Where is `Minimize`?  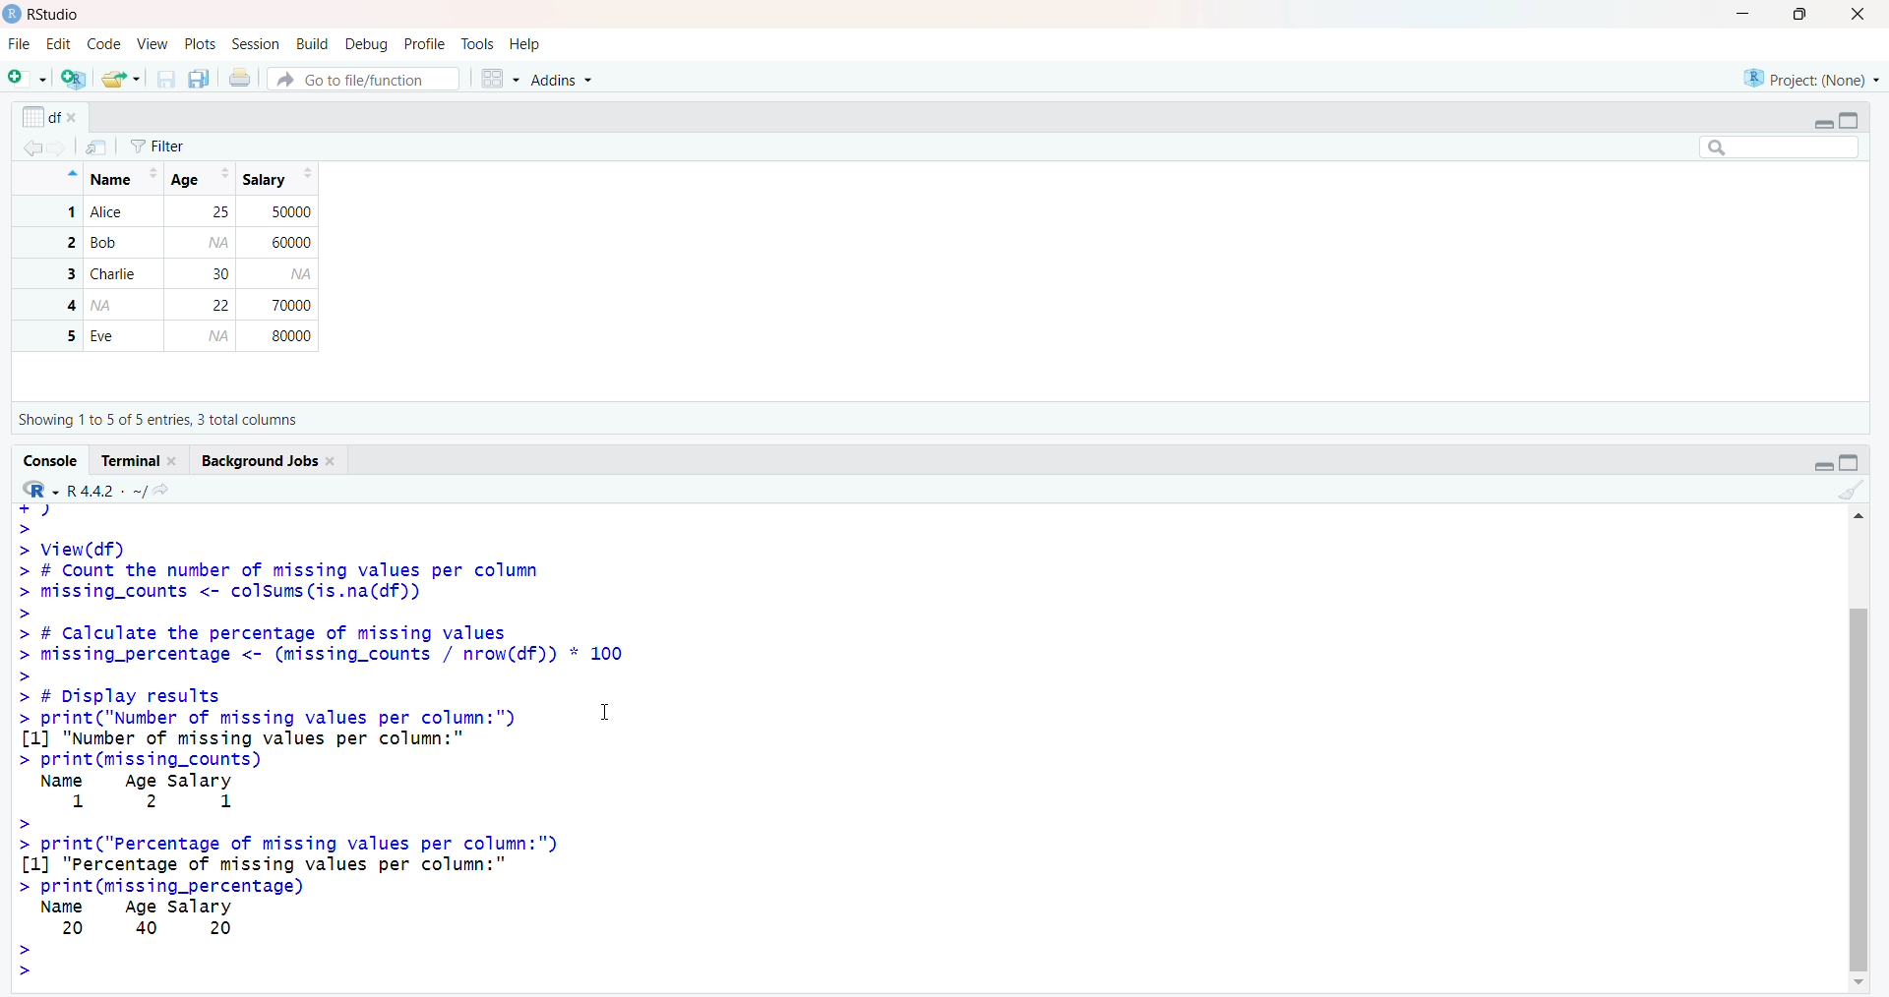 Minimize is located at coordinates (1826, 466).